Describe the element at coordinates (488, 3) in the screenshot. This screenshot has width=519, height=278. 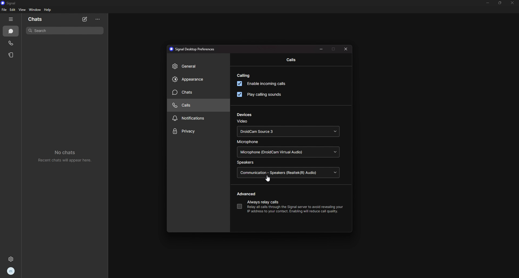
I see `minimize` at that location.